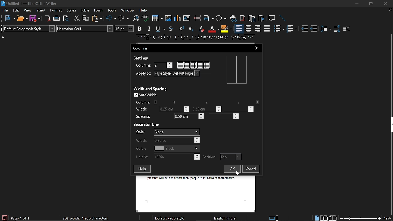 This screenshot has height=221, width=393. Describe the element at coordinates (162, 65) in the screenshot. I see `Current number of columns` at that location.